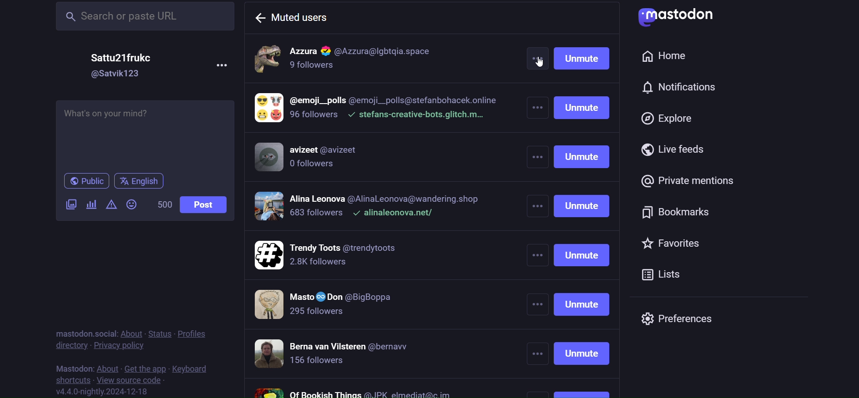 This screenshot has height=398, width=859. I want to click on shortcut, so click(74, 379).